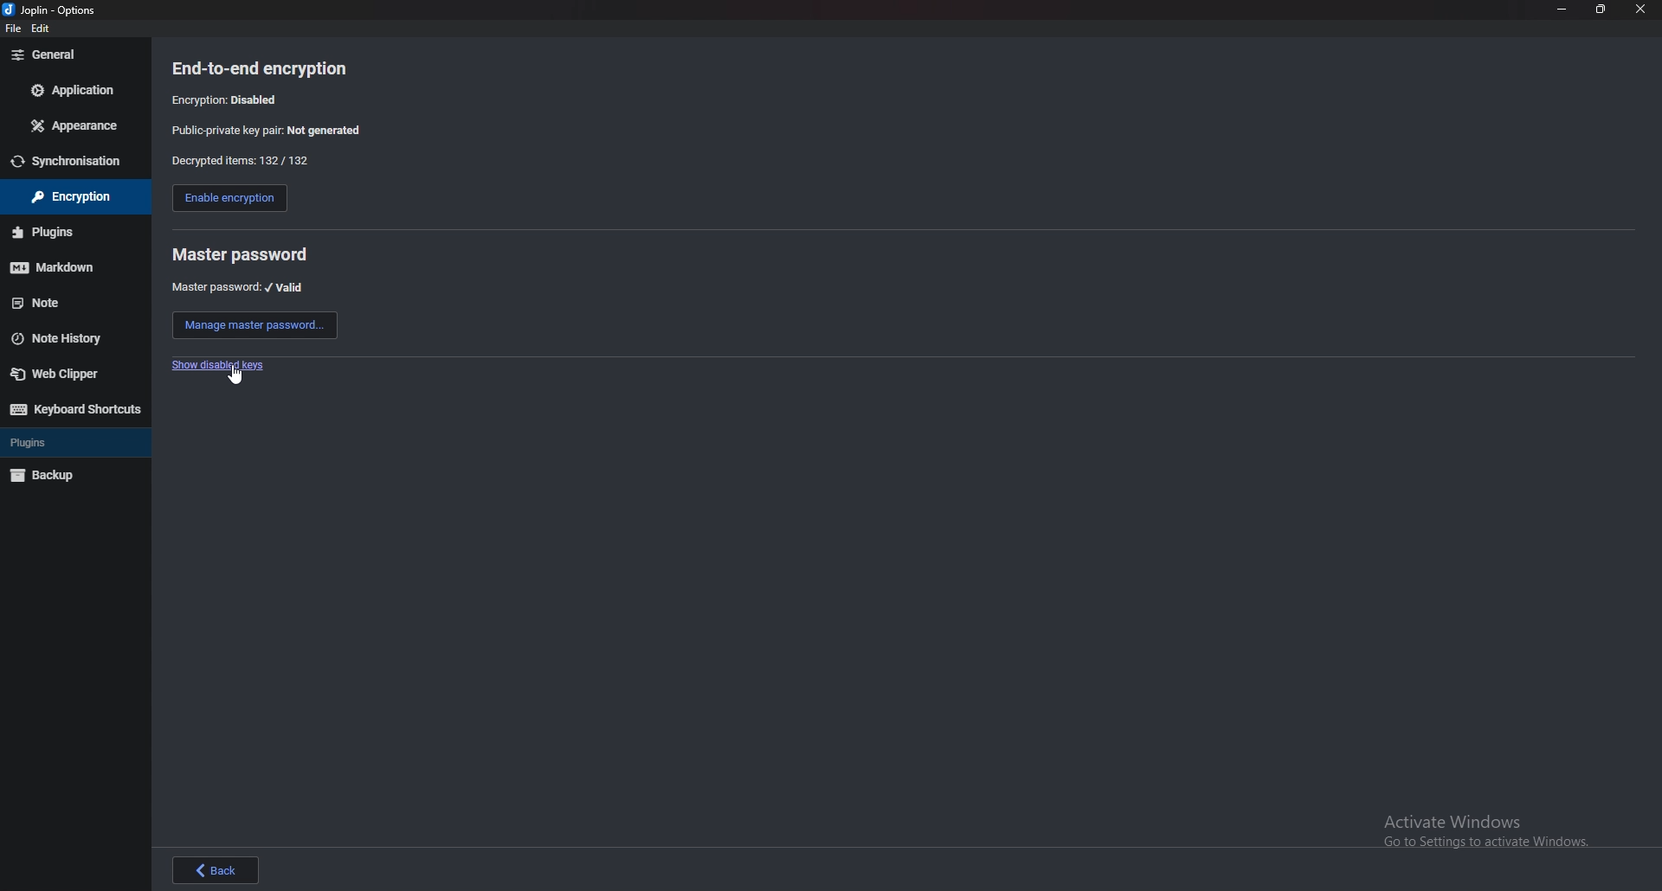  I want to click on markdown, so click(69, 267).